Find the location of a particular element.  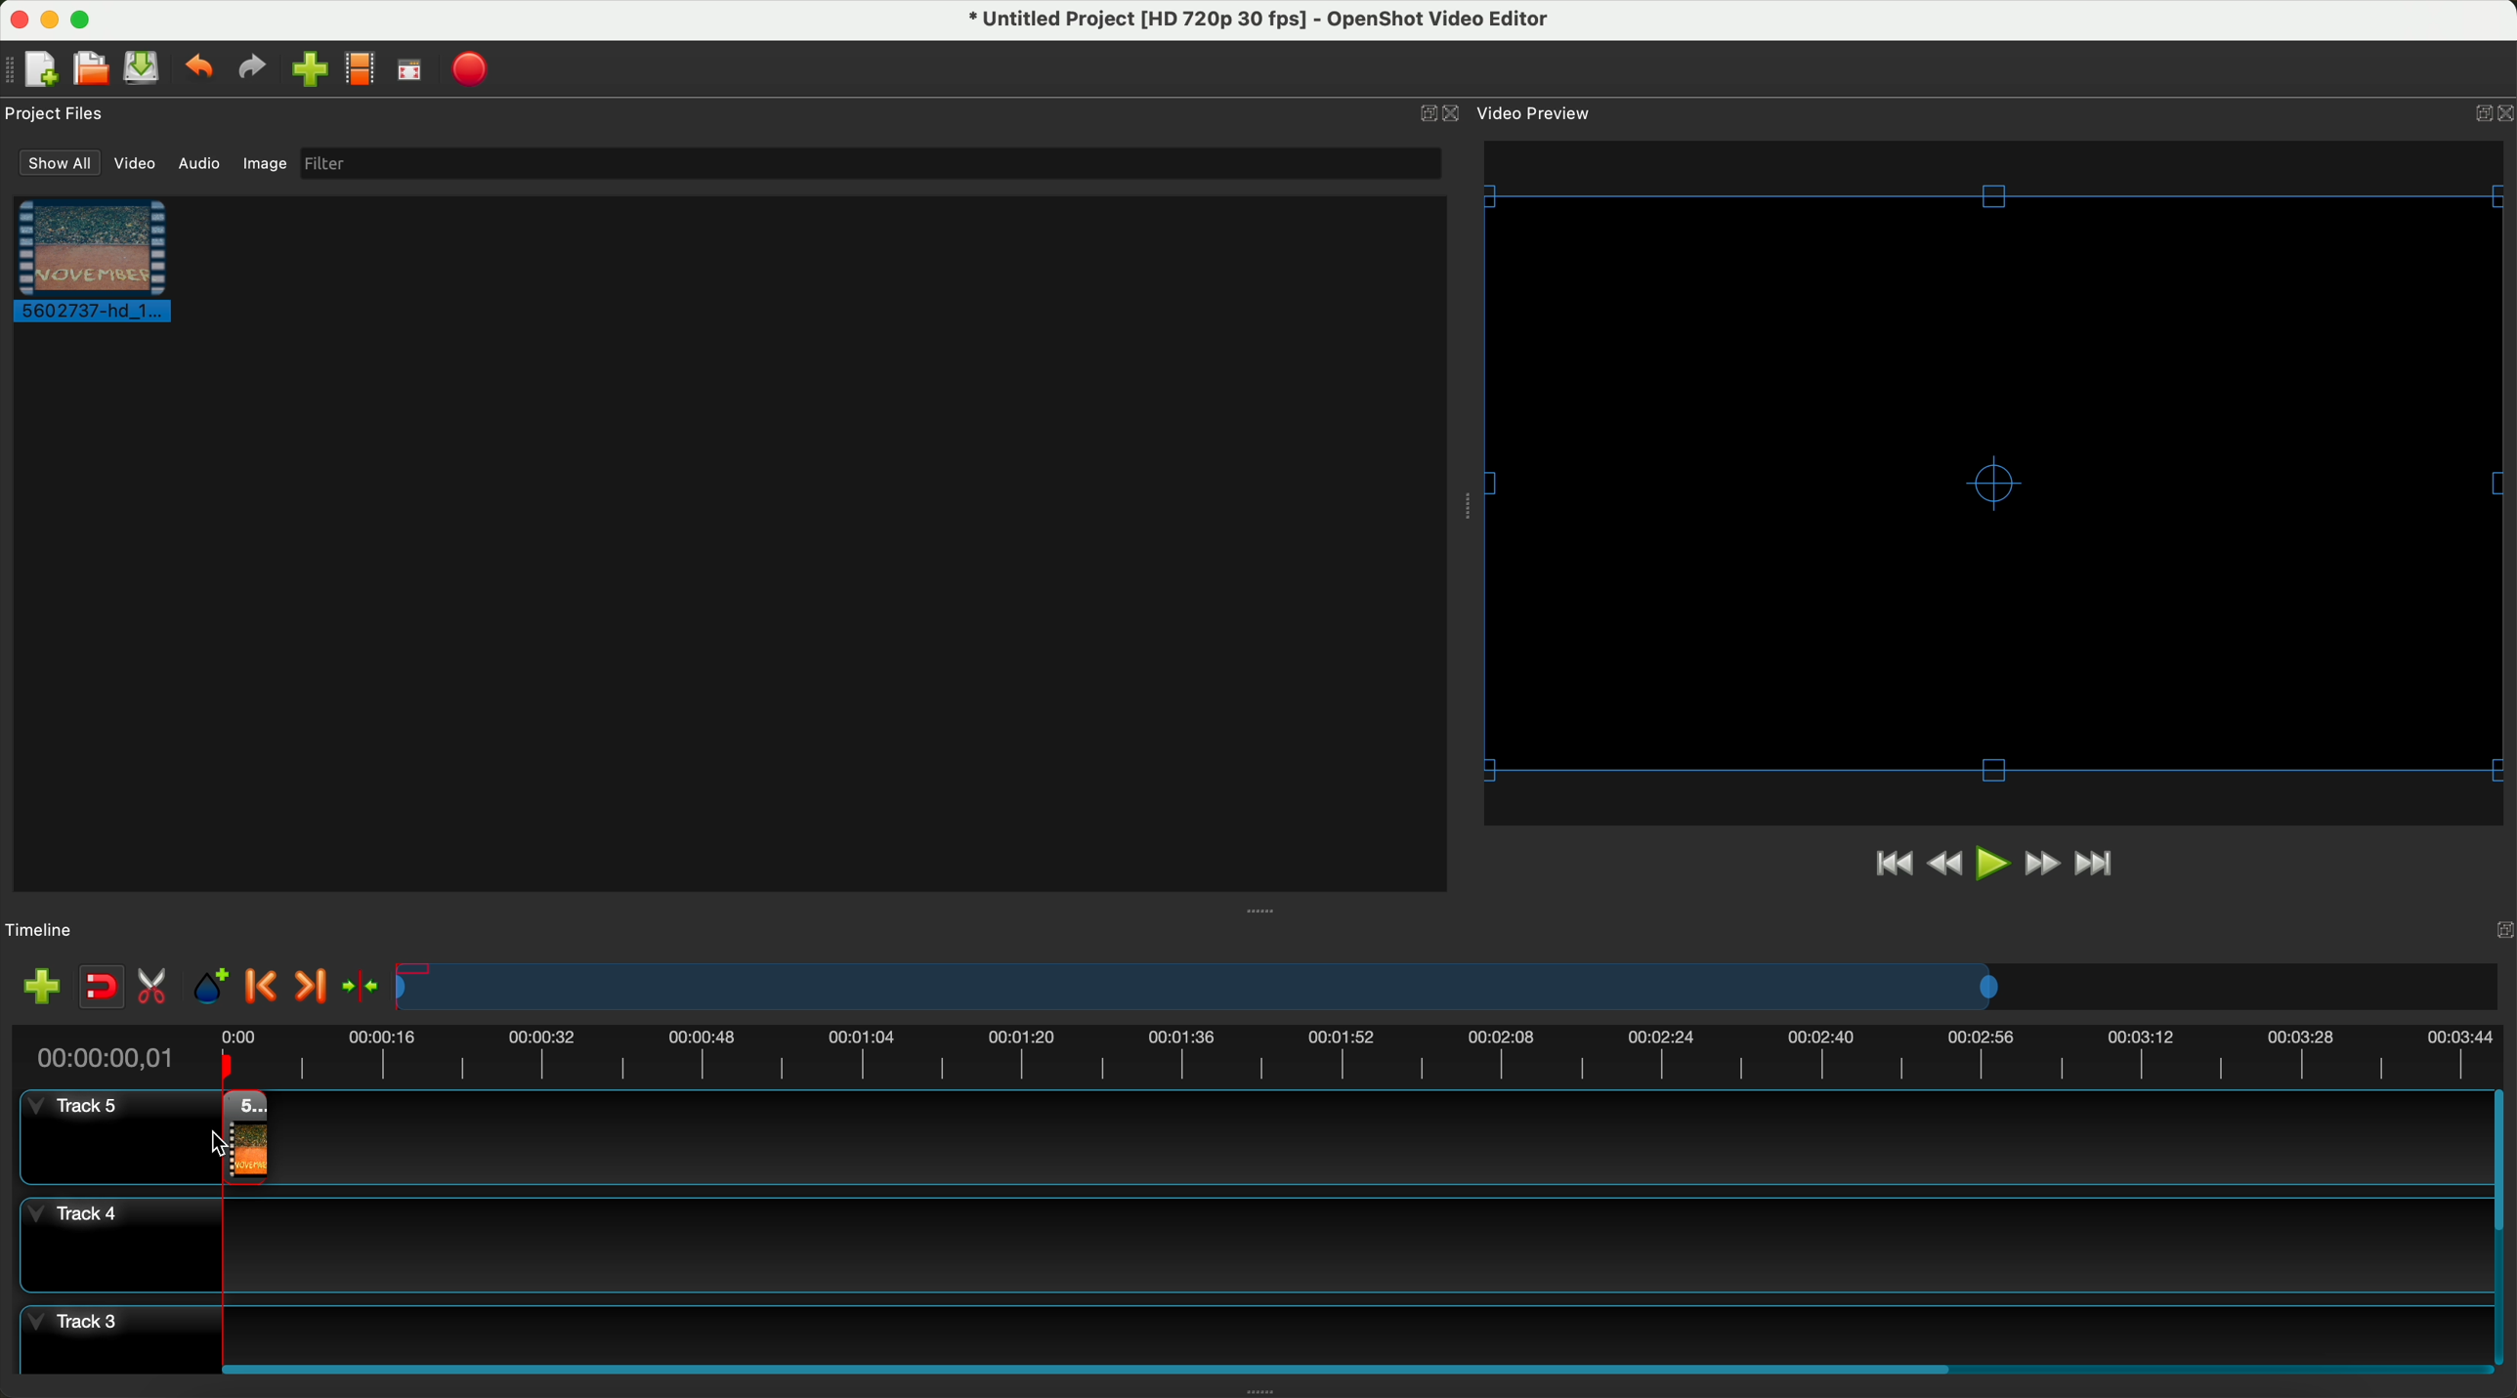

jump to start is located at coordinates (1891, 866).